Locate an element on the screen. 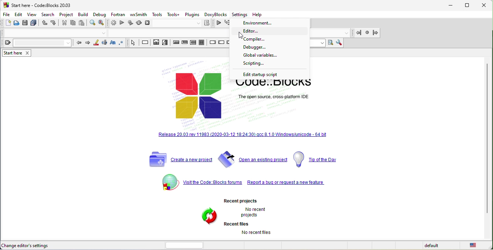  show option window is located at coordinates (340, 43).